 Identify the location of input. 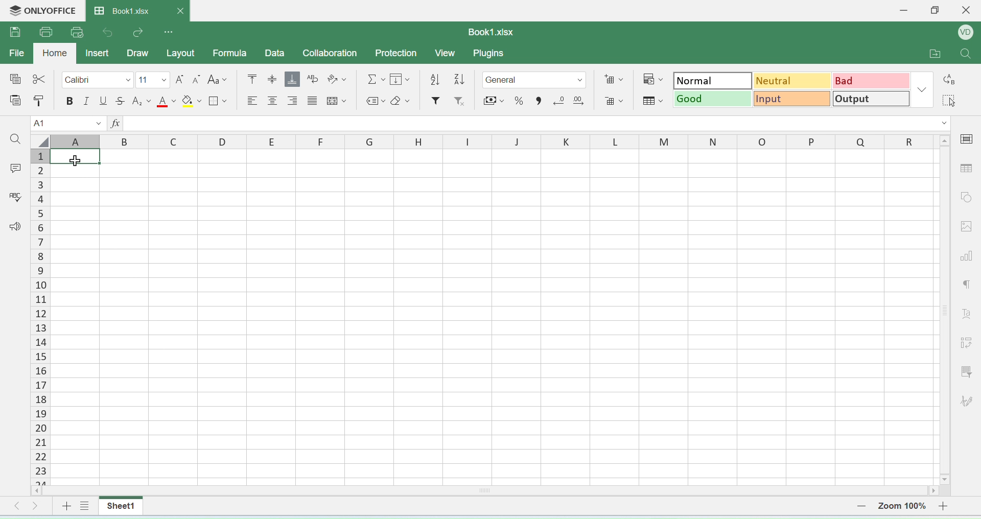
(790, 98).